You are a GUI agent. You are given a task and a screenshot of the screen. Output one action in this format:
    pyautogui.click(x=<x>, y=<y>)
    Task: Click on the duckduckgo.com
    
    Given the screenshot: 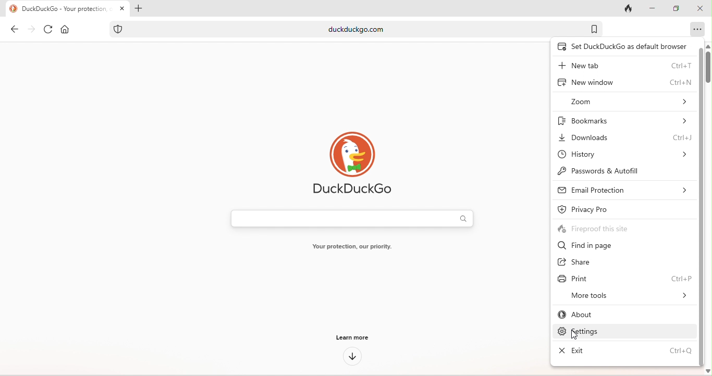 What is the action you would take?
    pyautogui.click(x=355, y=28)
    